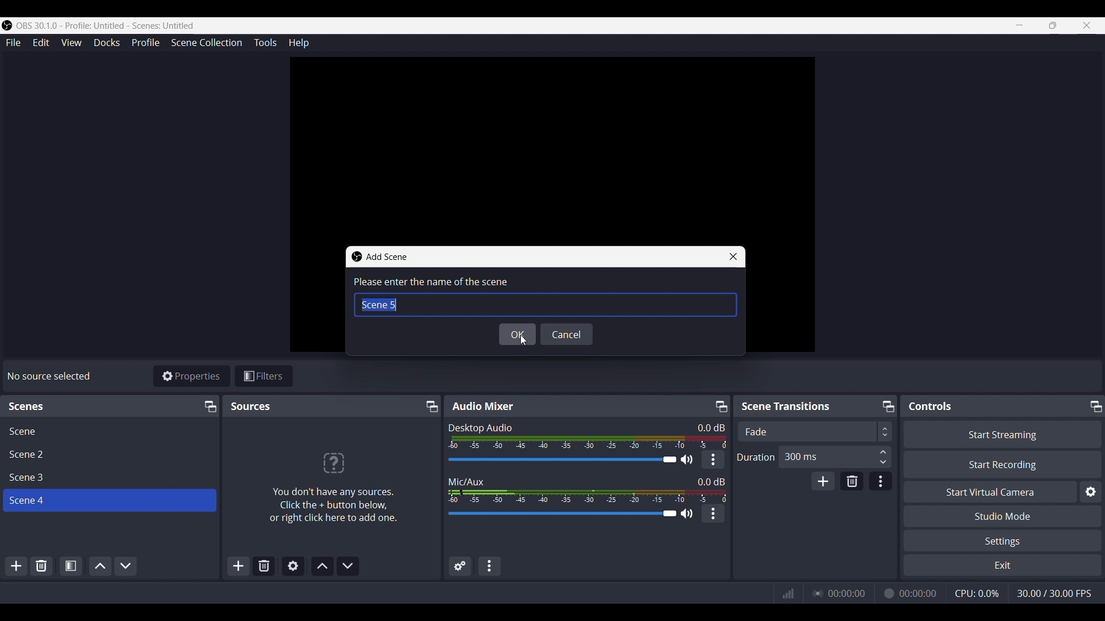 The width and height of the screenshot is (1105, 621). I want to click on Dialog Title, so click(380, 257).